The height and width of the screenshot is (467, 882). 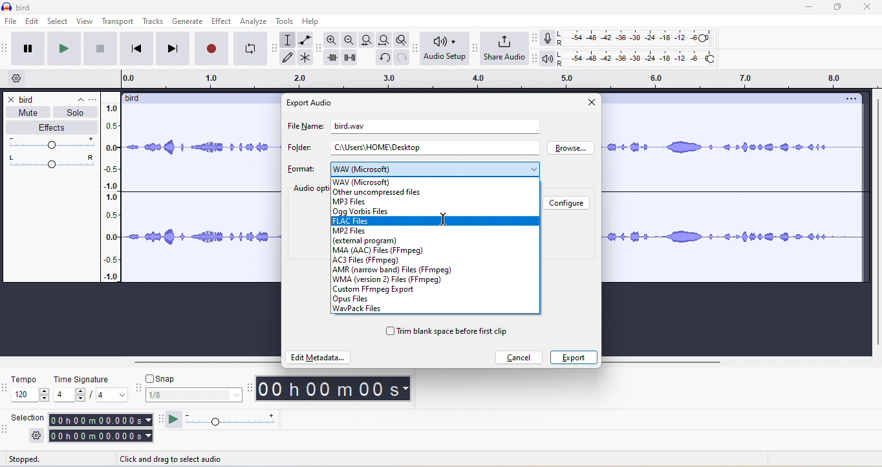 I want to click on selection tool, so click(x=289, y=39).